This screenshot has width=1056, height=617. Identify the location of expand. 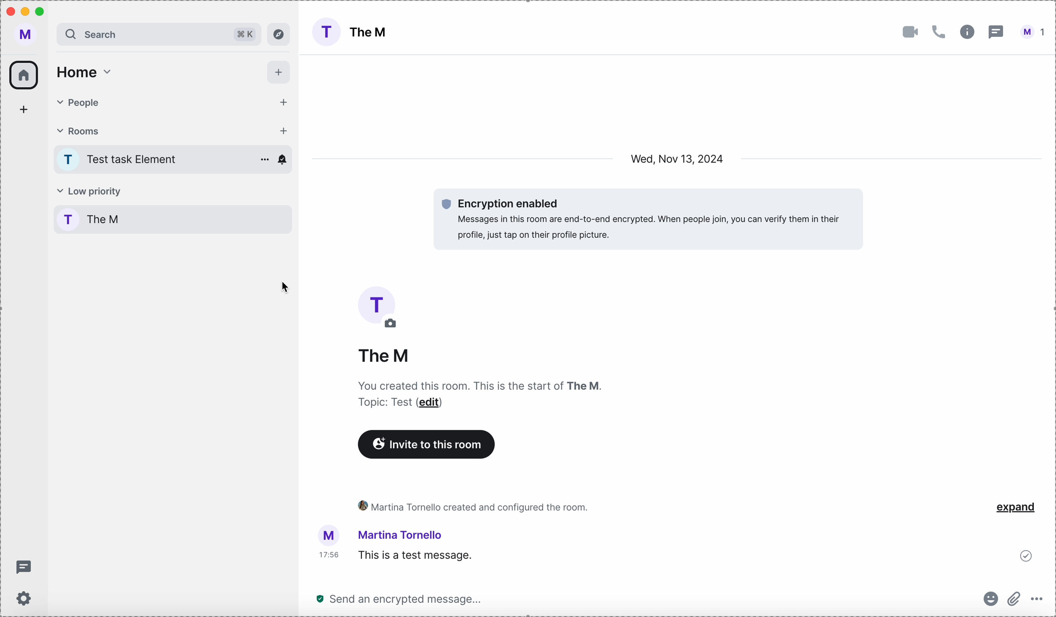
(1017, 508).